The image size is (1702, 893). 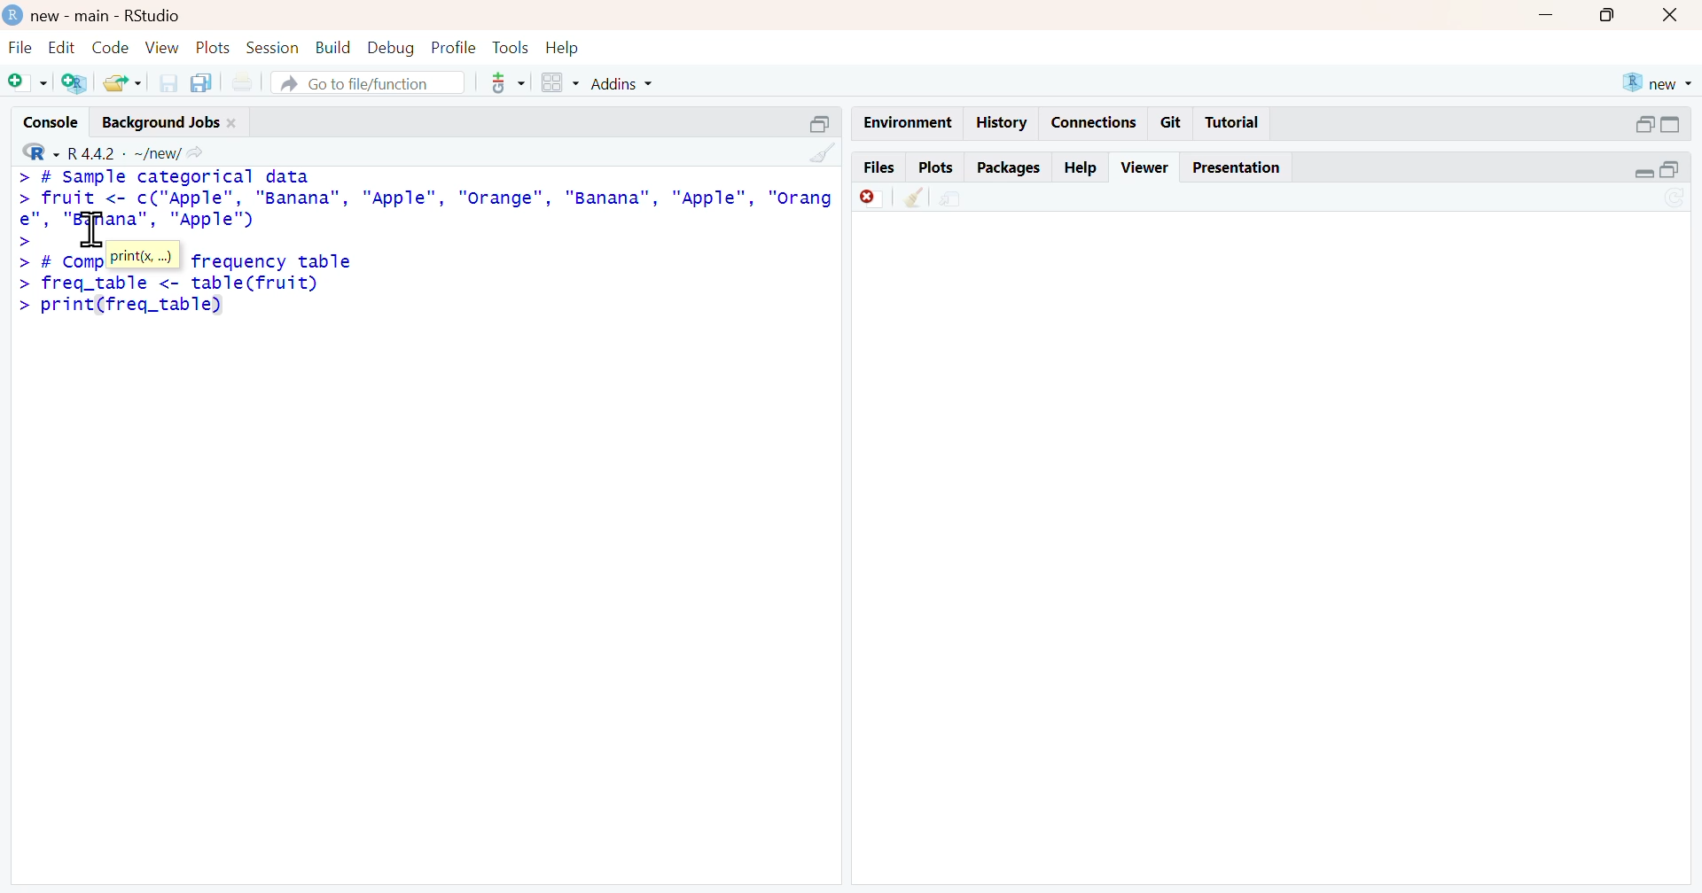 I want to click on edit, so click(x=60, y=47).